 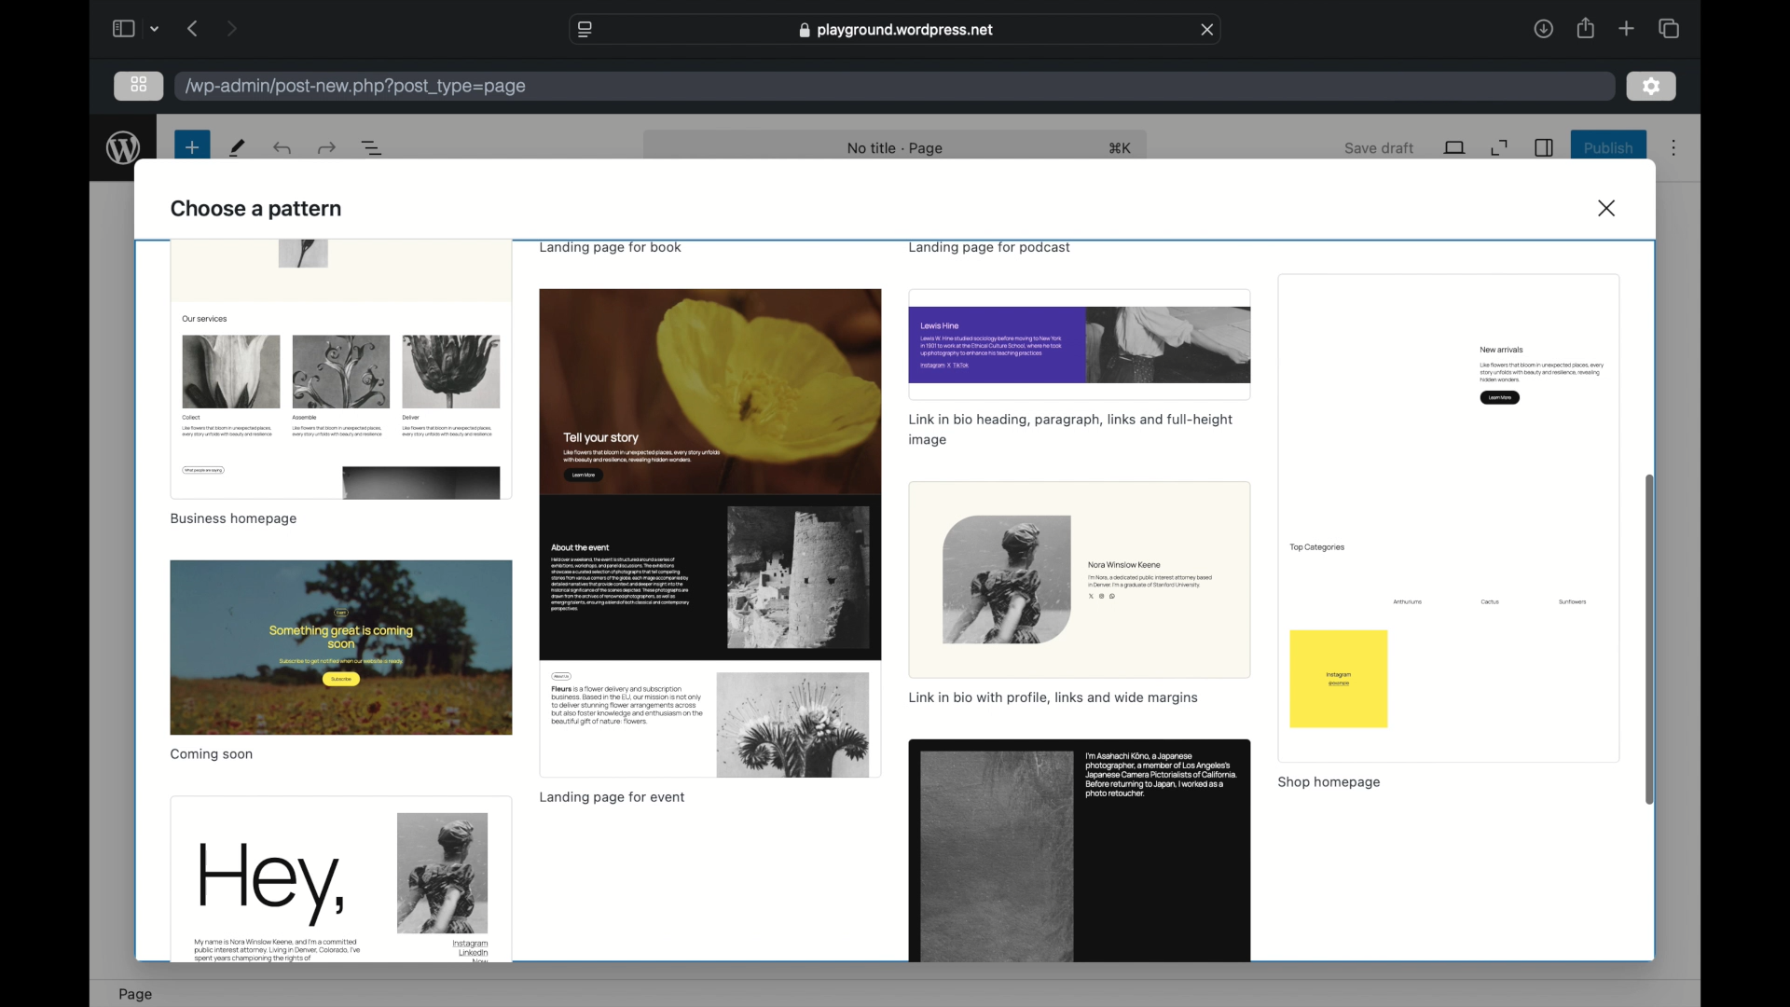 I want to click on show tab overview, so click(x=1669, y=27).